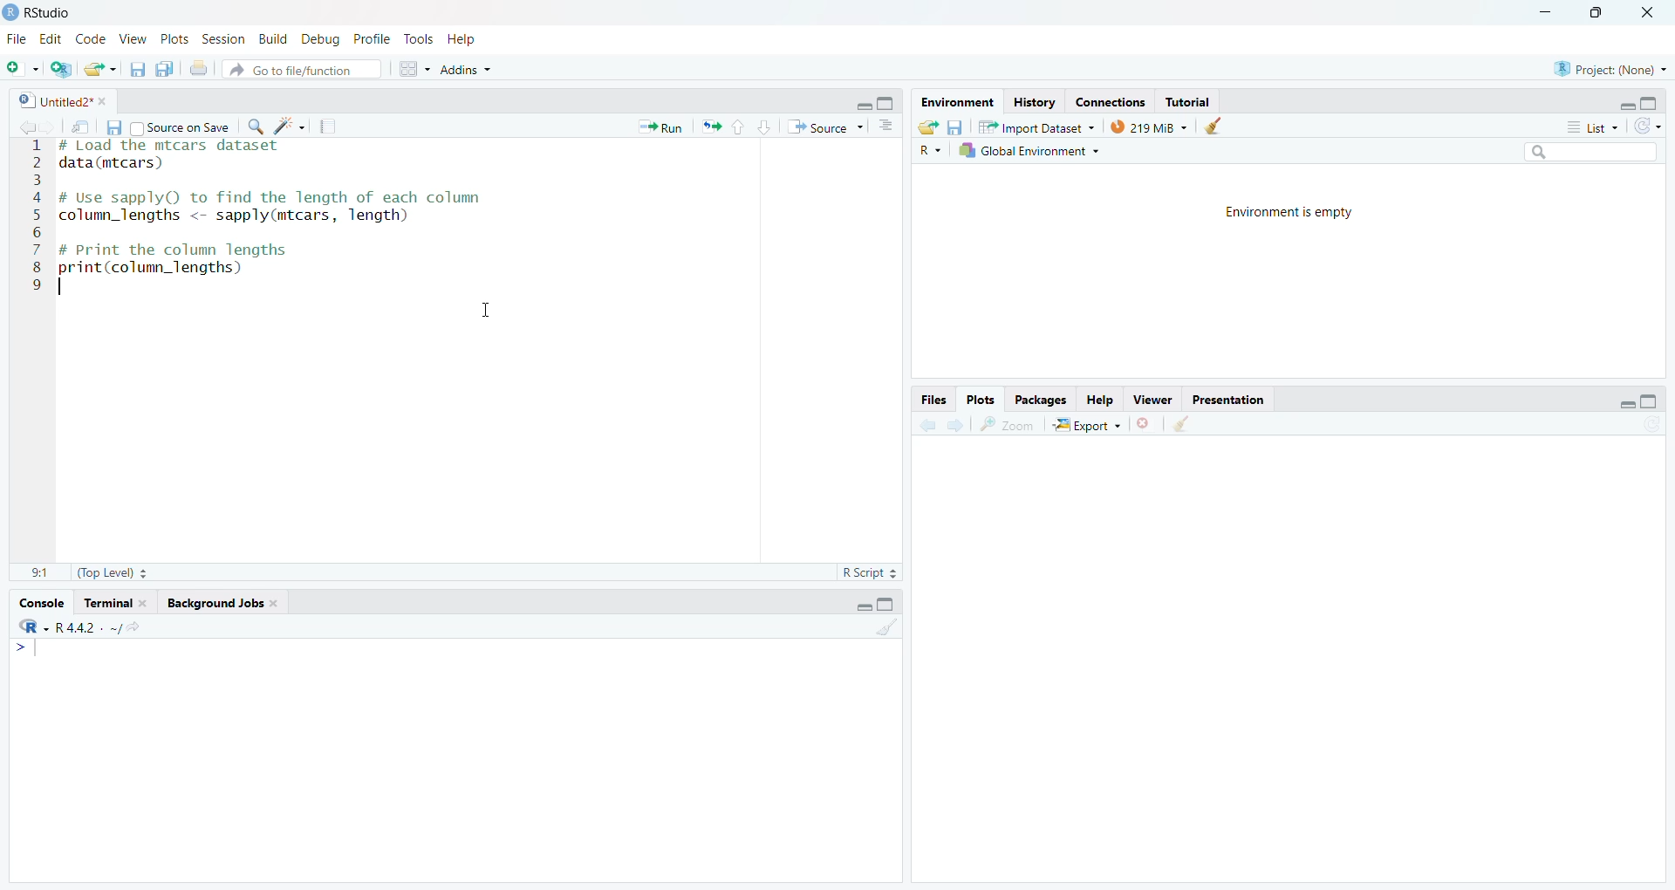  Describe the element at coordinates (1628, 403) in the screenshot. I see `Hide` at that location.